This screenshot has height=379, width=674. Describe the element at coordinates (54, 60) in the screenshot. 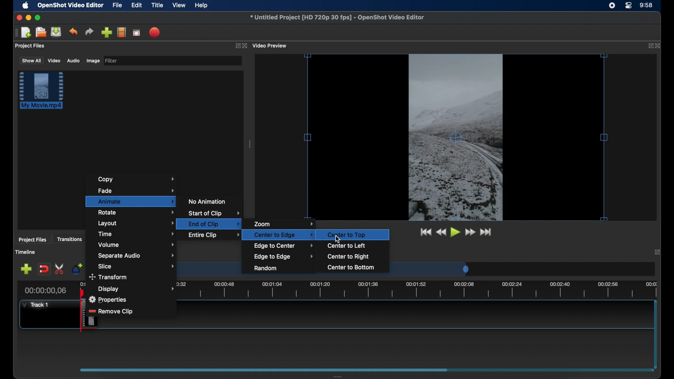

I see `video` at that location.